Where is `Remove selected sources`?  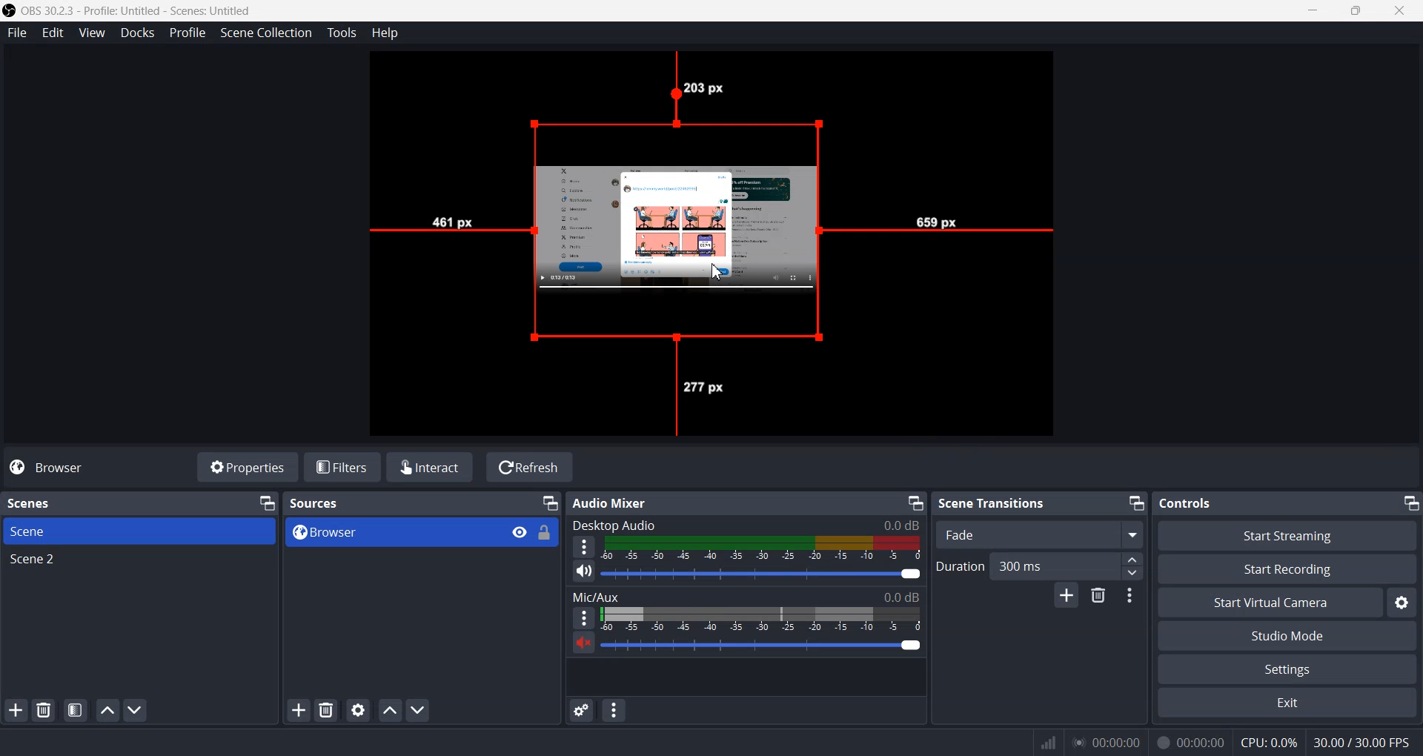 Remove selected sources is located at coordinates (326, 710).